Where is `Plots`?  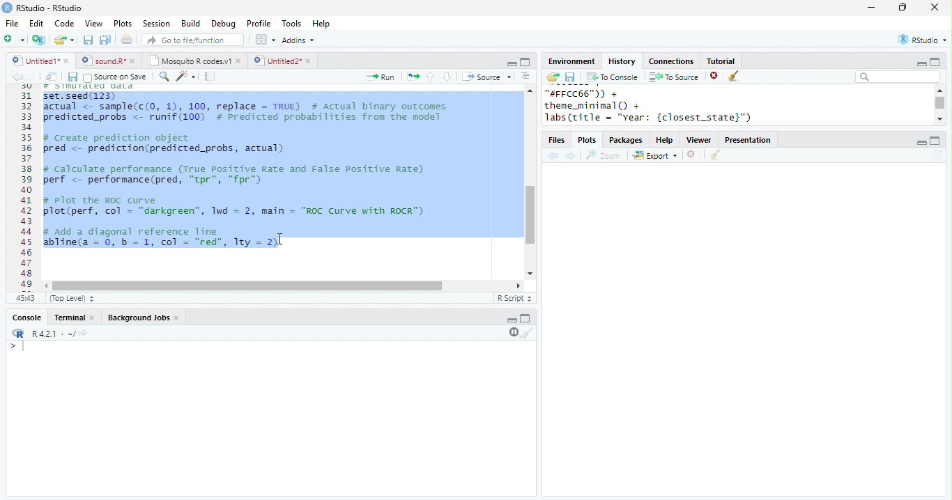 Plots is located at coordinates (588, 141).